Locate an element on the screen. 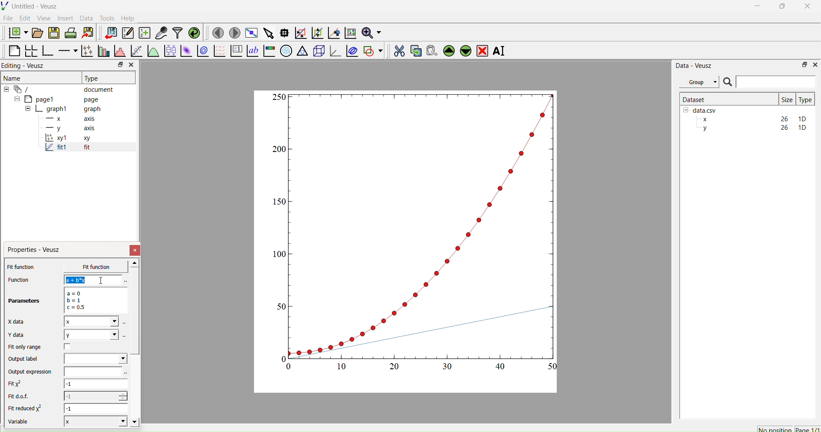  Open is located at coordinates (36, 33).